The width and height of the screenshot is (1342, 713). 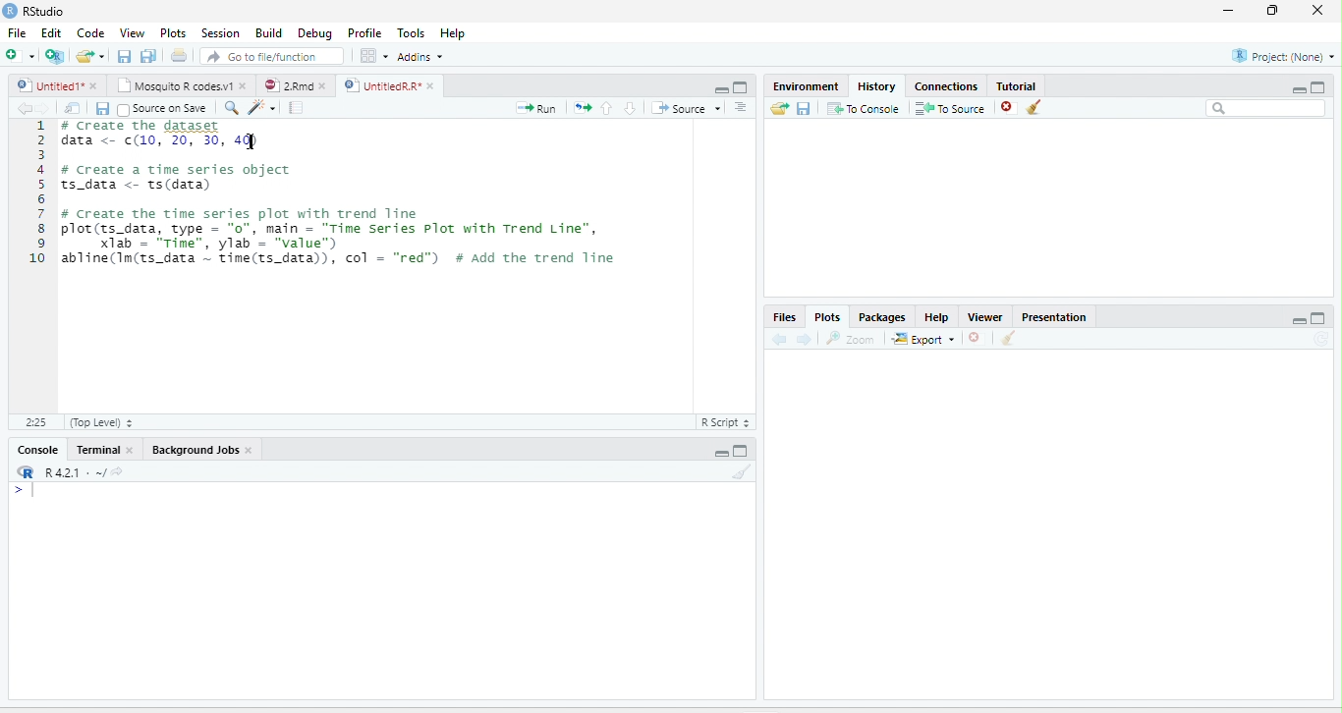 I want to click on Remove current plot, so click(x=979, y=337).